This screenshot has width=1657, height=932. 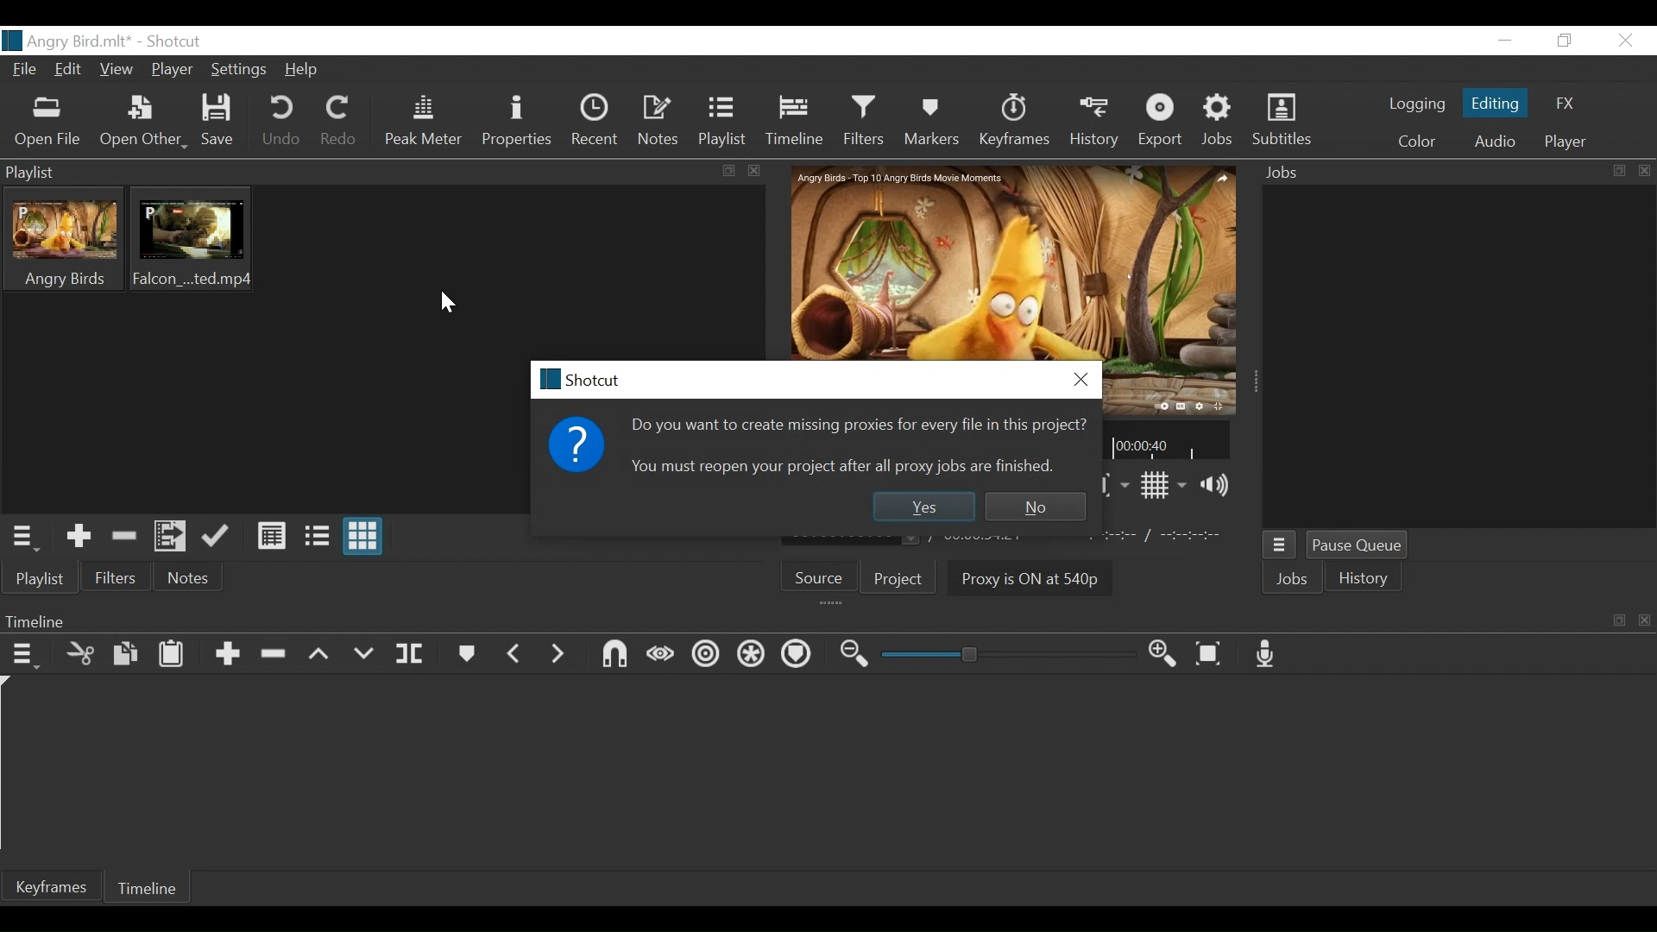 I want to click on FX, so click(x=1563, y=101).